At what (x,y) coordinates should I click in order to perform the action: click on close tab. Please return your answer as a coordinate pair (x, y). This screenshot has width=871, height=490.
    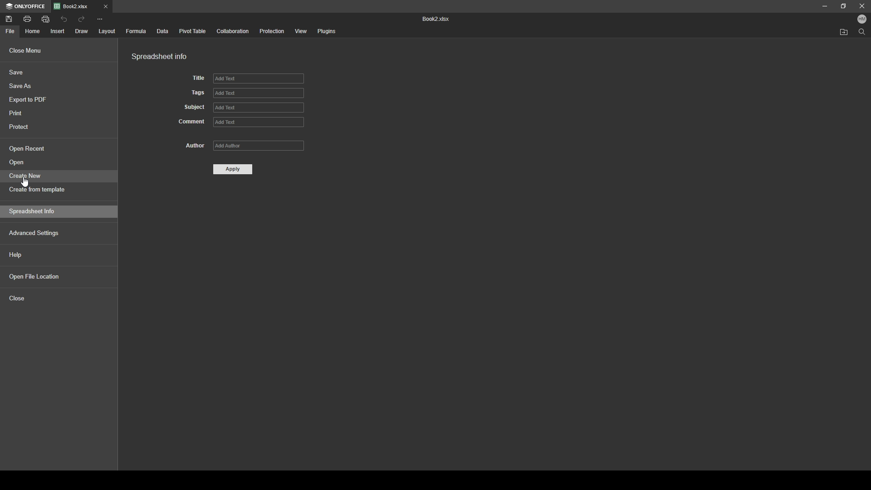
    Looking at the image, I should click on (105, 7).